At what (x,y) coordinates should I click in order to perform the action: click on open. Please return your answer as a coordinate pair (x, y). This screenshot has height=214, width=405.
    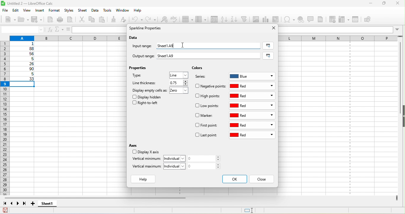
    Looking at the image, I should click on (24, 20).